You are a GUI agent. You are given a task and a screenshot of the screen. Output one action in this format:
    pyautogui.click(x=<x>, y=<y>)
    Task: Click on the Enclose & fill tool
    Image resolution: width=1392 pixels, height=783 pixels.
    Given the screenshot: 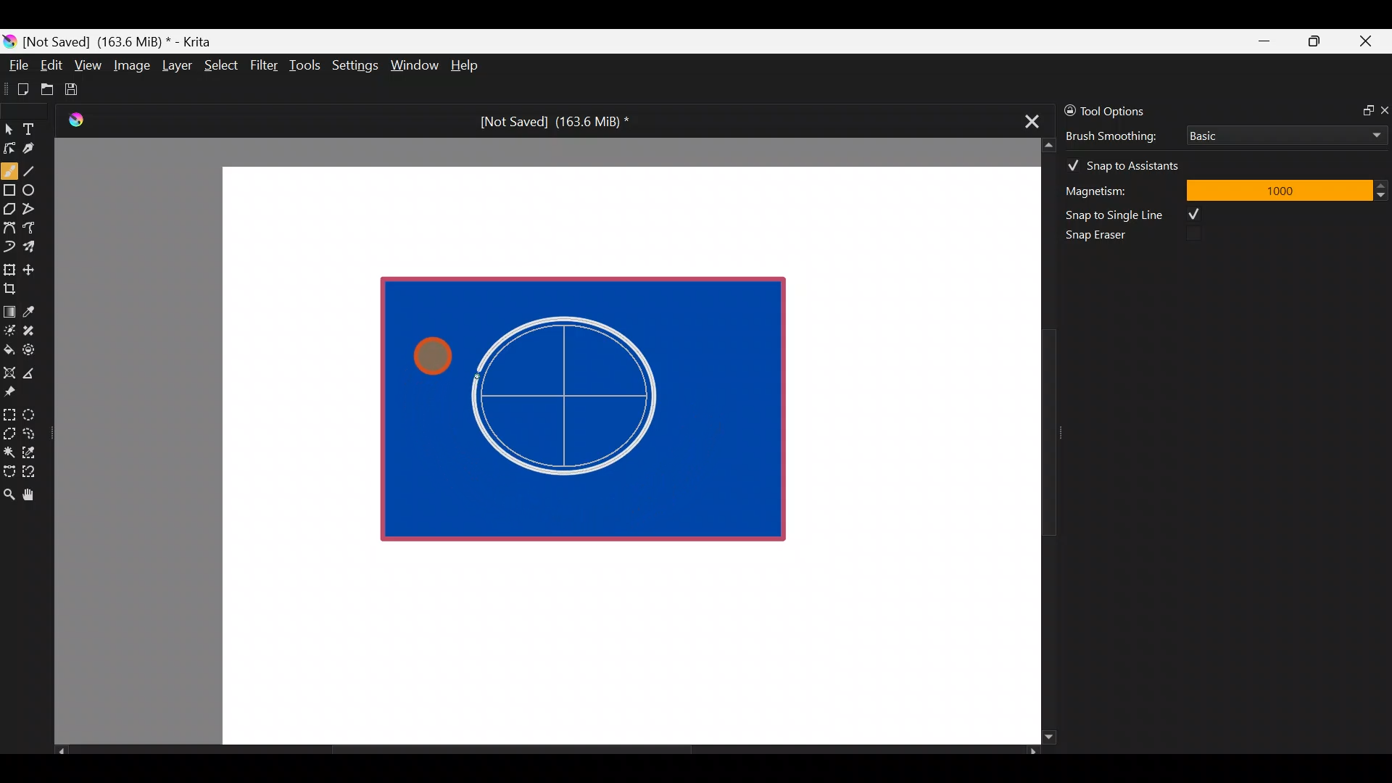 What is the action you would take?
    pyautogui.click(x=32, y=347)
    